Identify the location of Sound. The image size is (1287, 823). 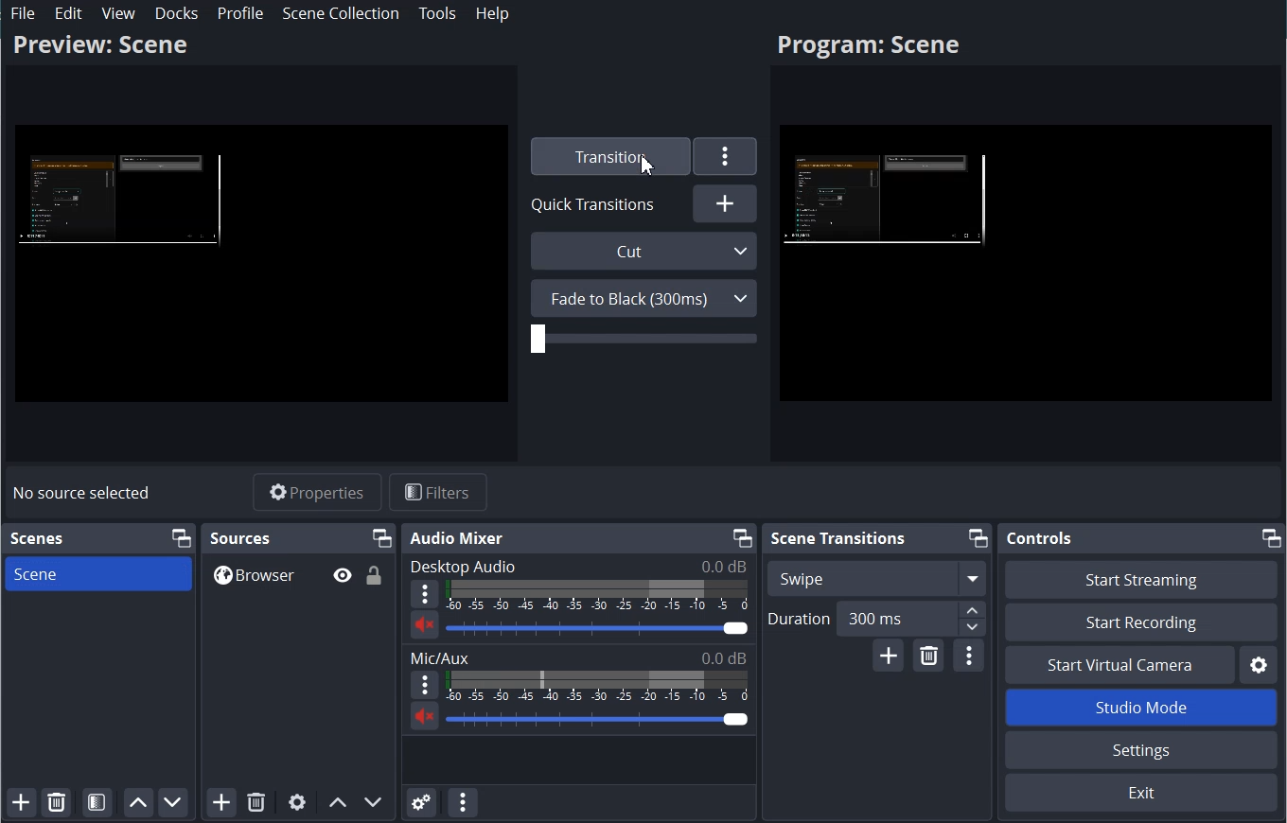
(424, 715).